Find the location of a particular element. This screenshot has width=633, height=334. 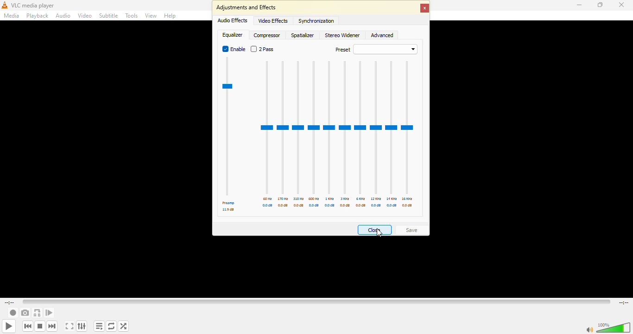

1 khz is located at coordinates (330, 199).